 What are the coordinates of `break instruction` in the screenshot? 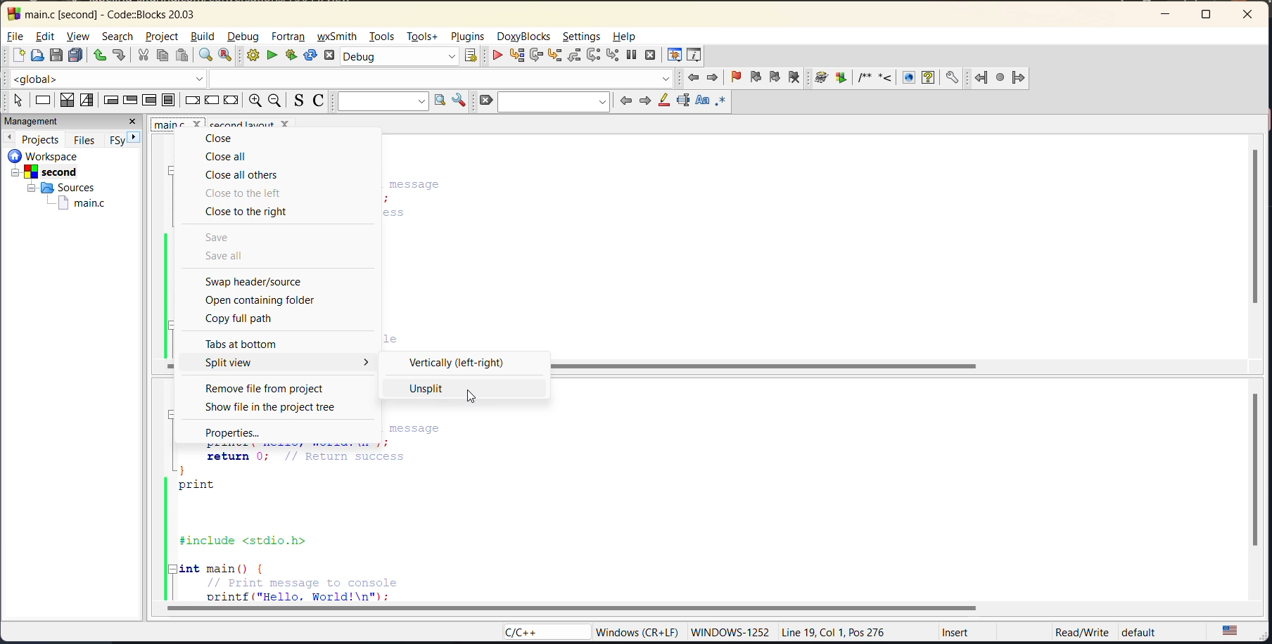 It's located at (191, 101).